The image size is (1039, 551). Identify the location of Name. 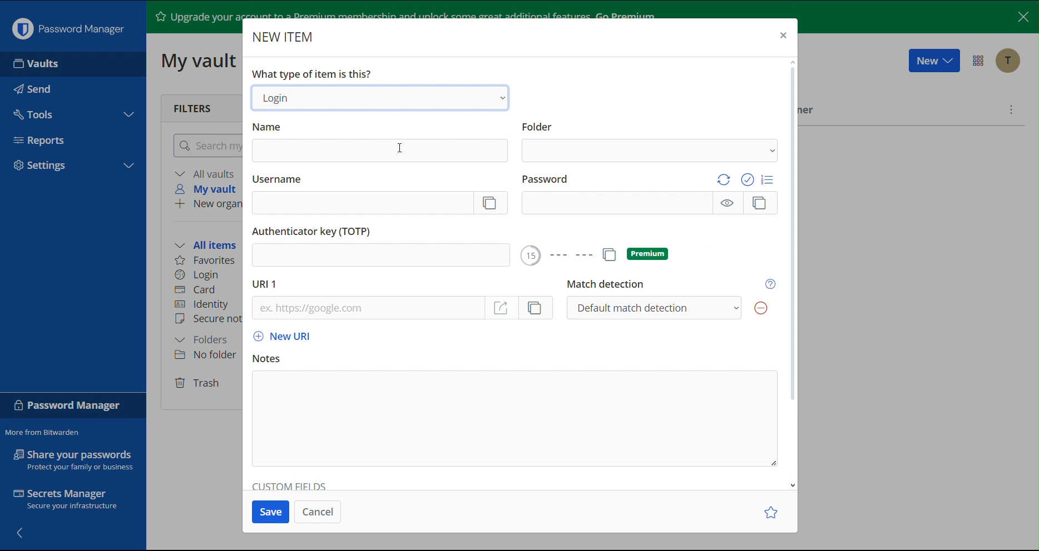
(380, 142).